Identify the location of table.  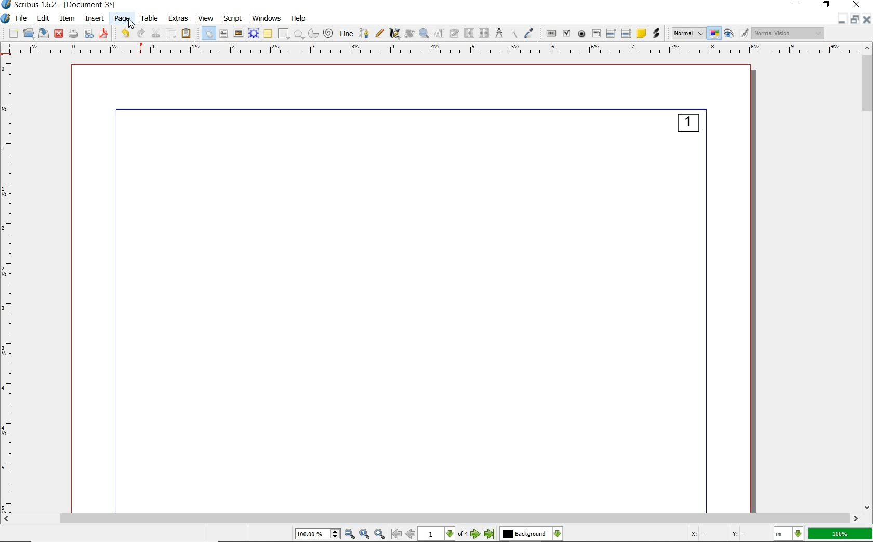
(268, 33).